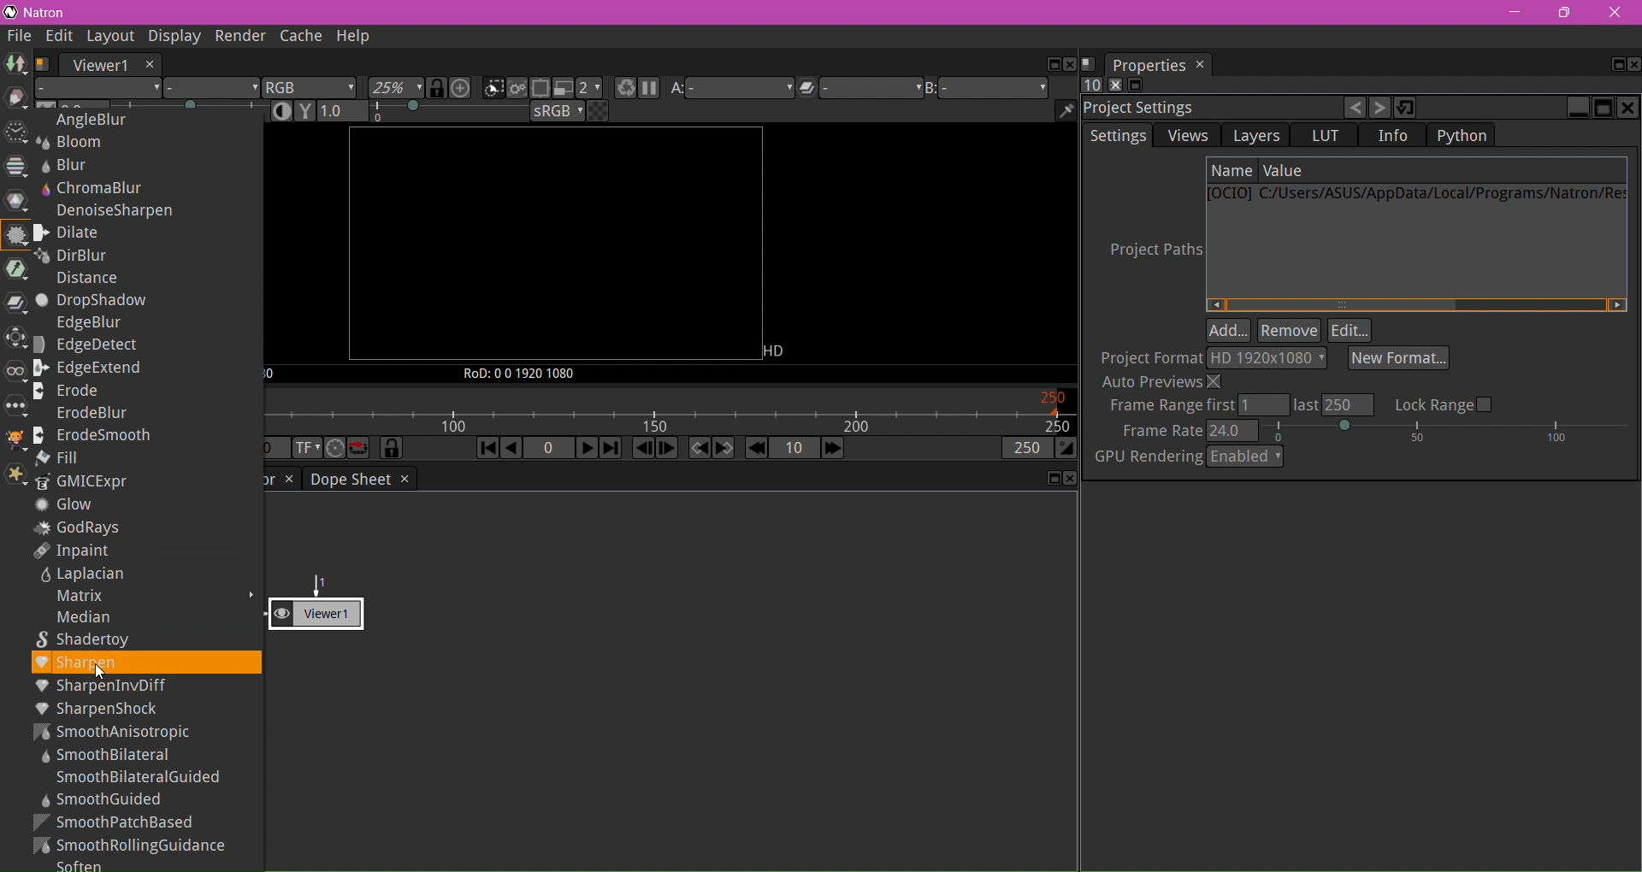 This screenshot has width=1642, height=872. What do you see at coordinates (1325, 135) in the screenshot?
I see `LUT` at bounding box center [1325, 135].